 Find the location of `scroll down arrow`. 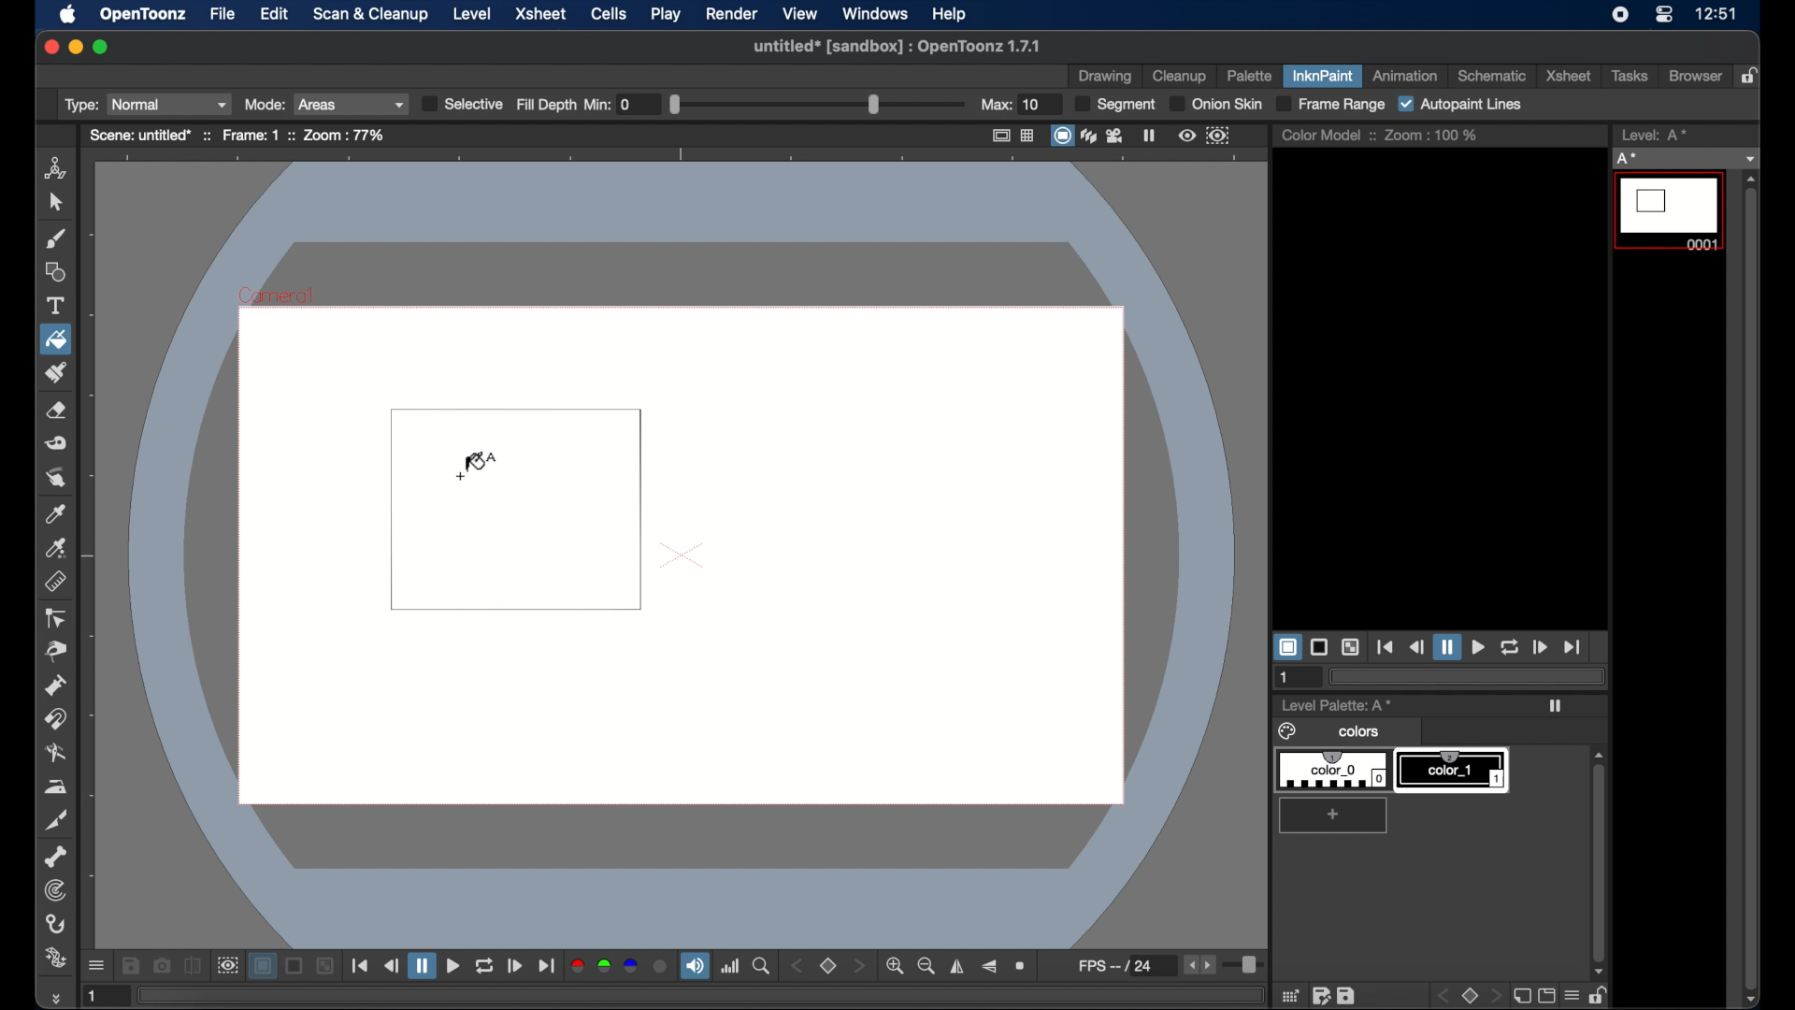

scroll down arrow is located at coordinates (1757, 1000).